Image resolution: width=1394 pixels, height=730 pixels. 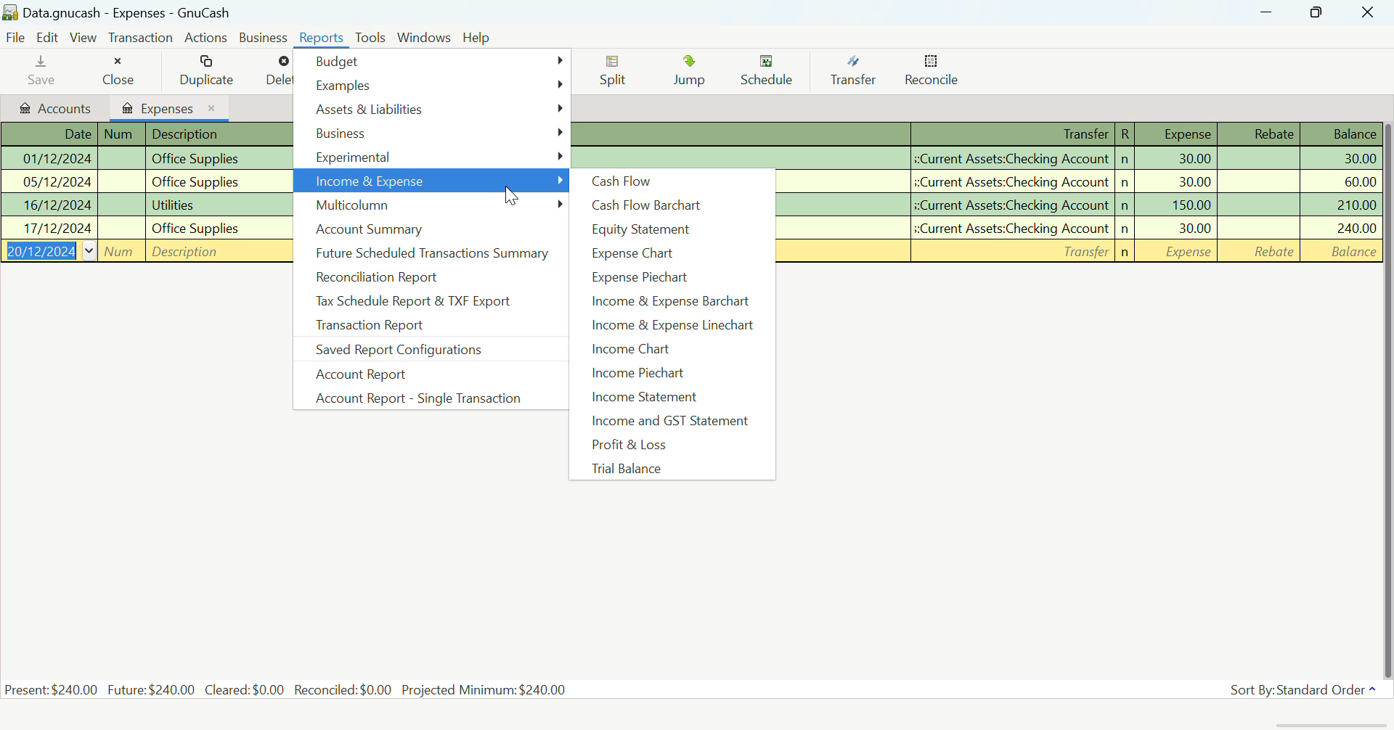 I want to click on Transaction Report, so click(x=409, y=327).